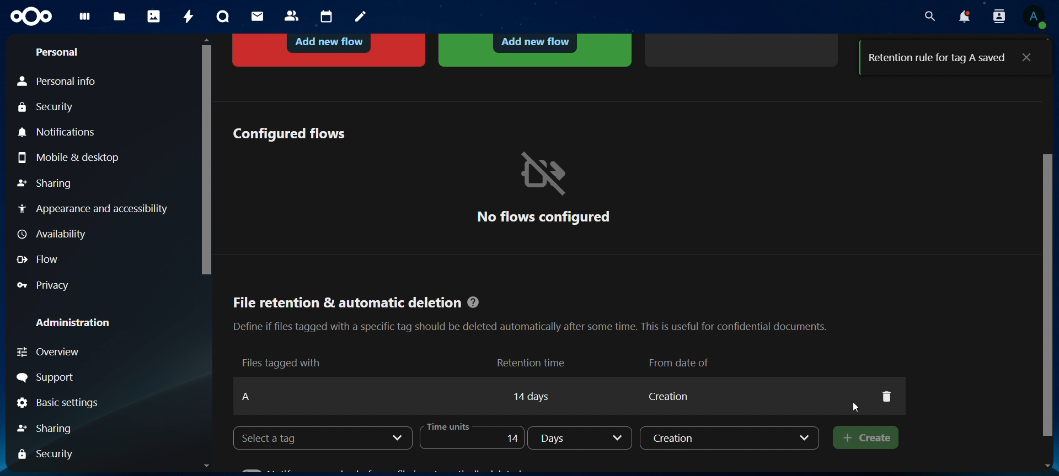 The image size is (1059, 476). Describe the element at coordinates (362, 17) in the screenshot. I see `notes` at that location.